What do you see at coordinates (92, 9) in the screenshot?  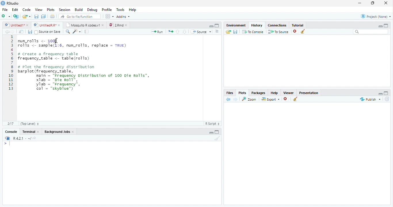 I see `Debug` at bounding box center [92, 9].